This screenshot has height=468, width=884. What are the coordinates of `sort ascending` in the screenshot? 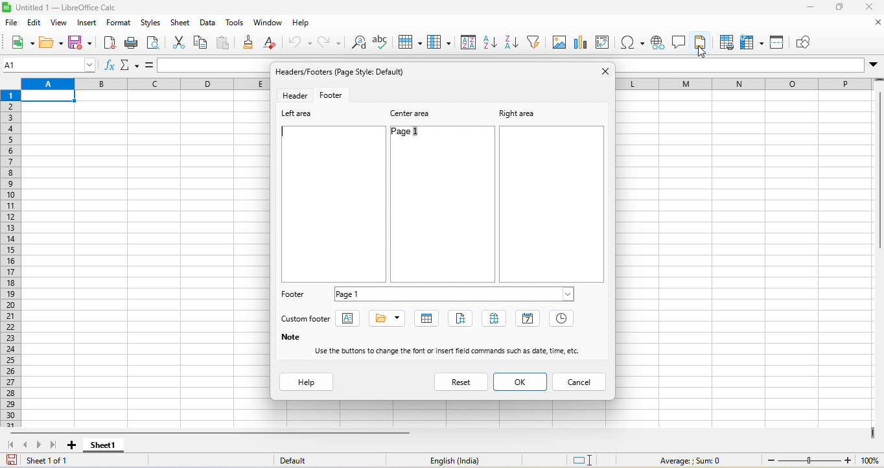 It's located at (491, 42).